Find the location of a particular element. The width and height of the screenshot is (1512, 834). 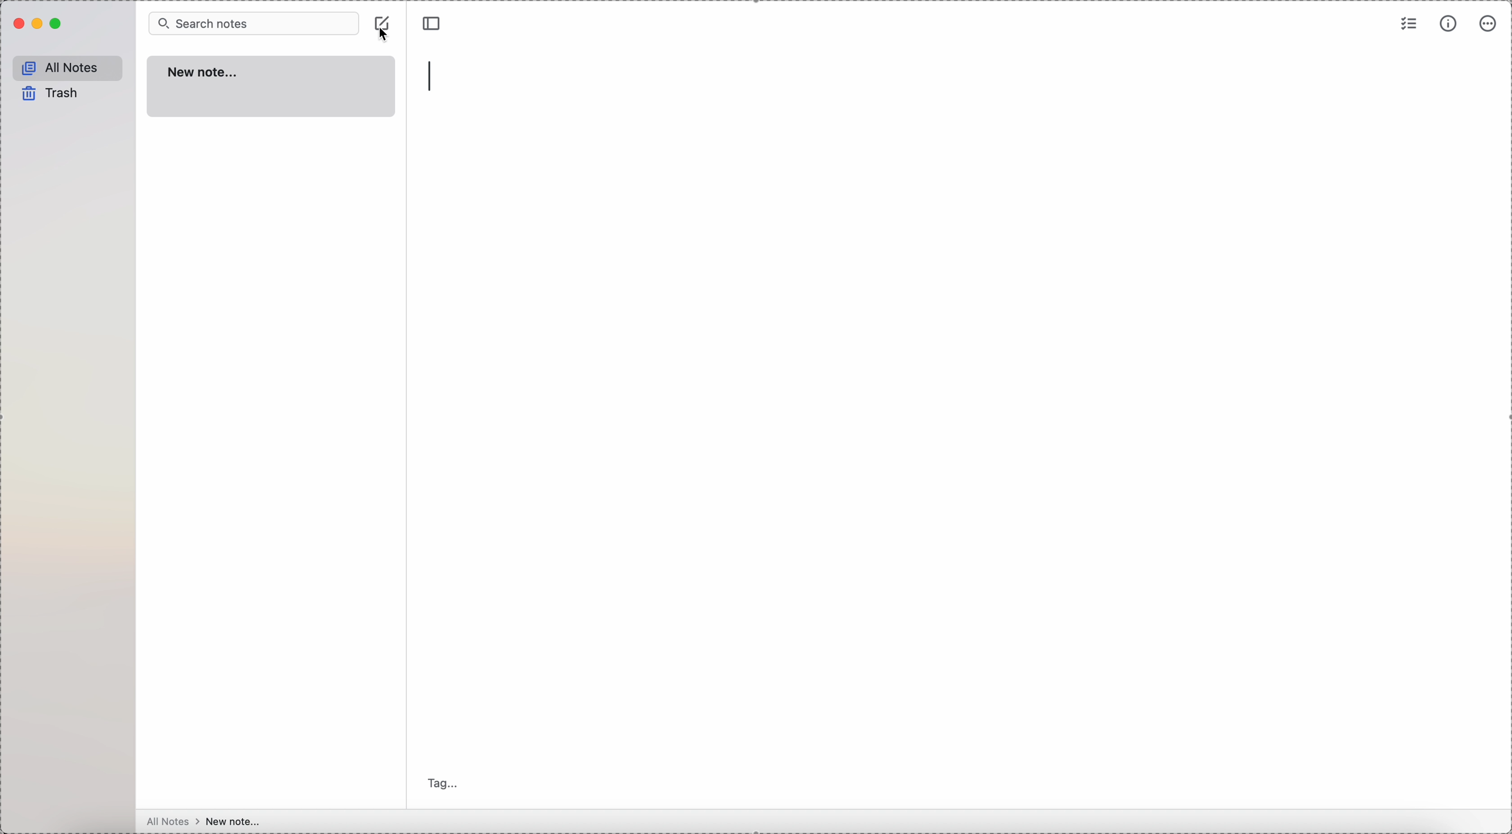

all notes > new note... is located at coordinates (203, 821).